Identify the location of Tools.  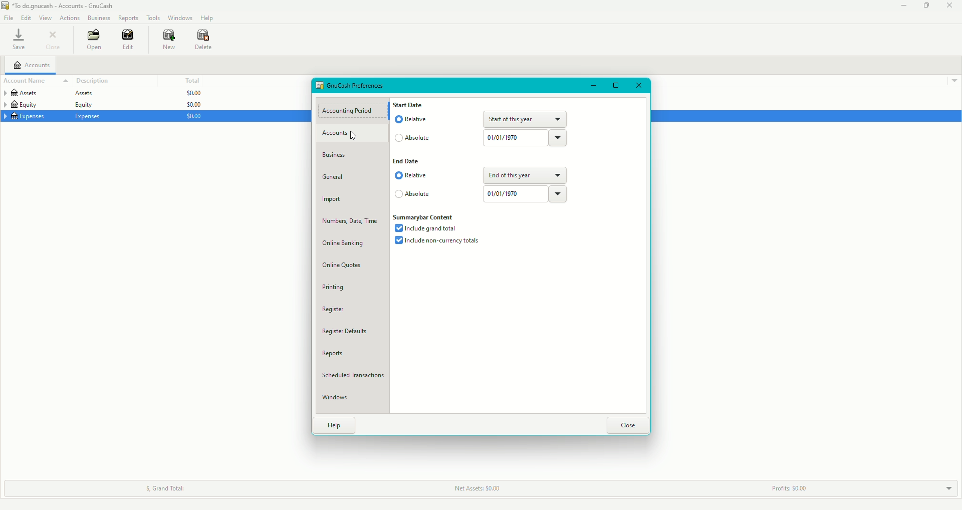
(153, 17).